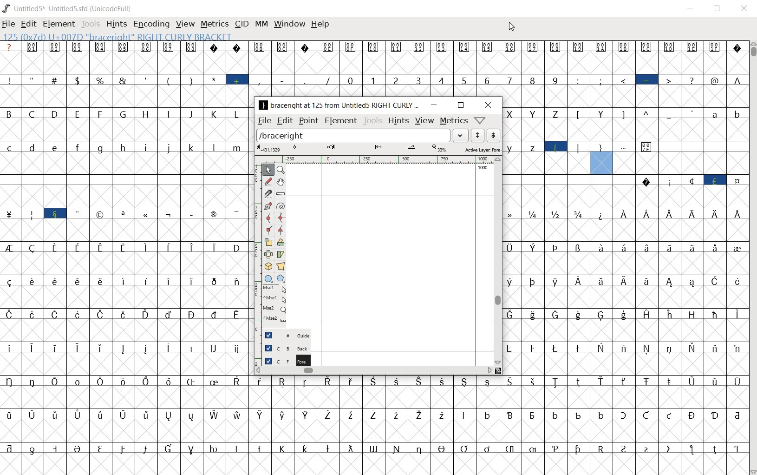 The height and width of the screenshot is (475, 757). What do you see at coordinates (267, 278) in the screenshot?
I see `rectangle or ellipse` at bounding box center [267, 278].